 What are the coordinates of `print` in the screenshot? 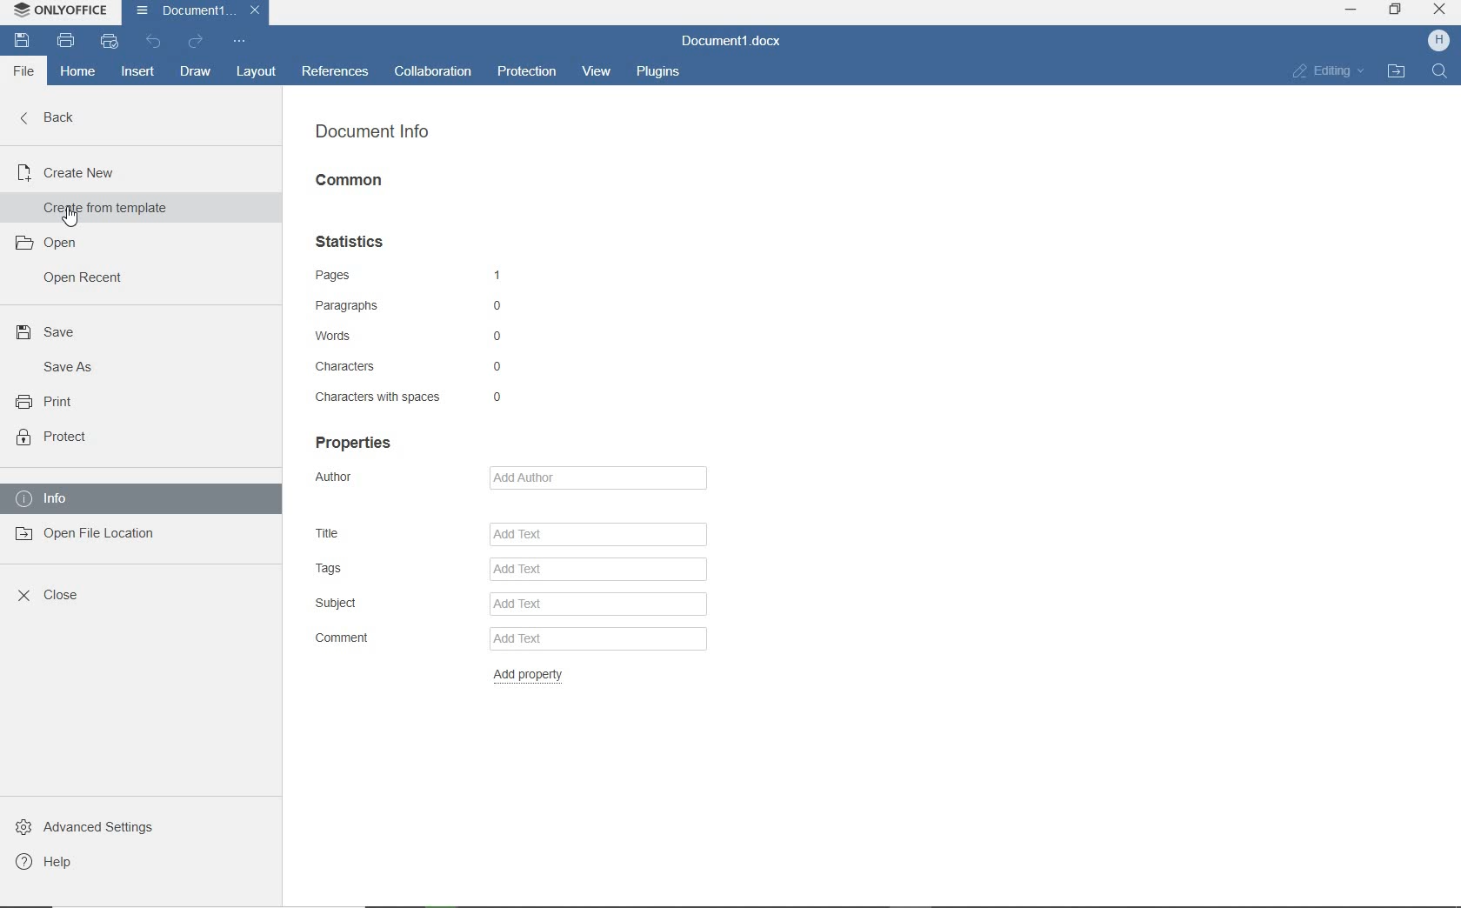 It's located at (49, 402).